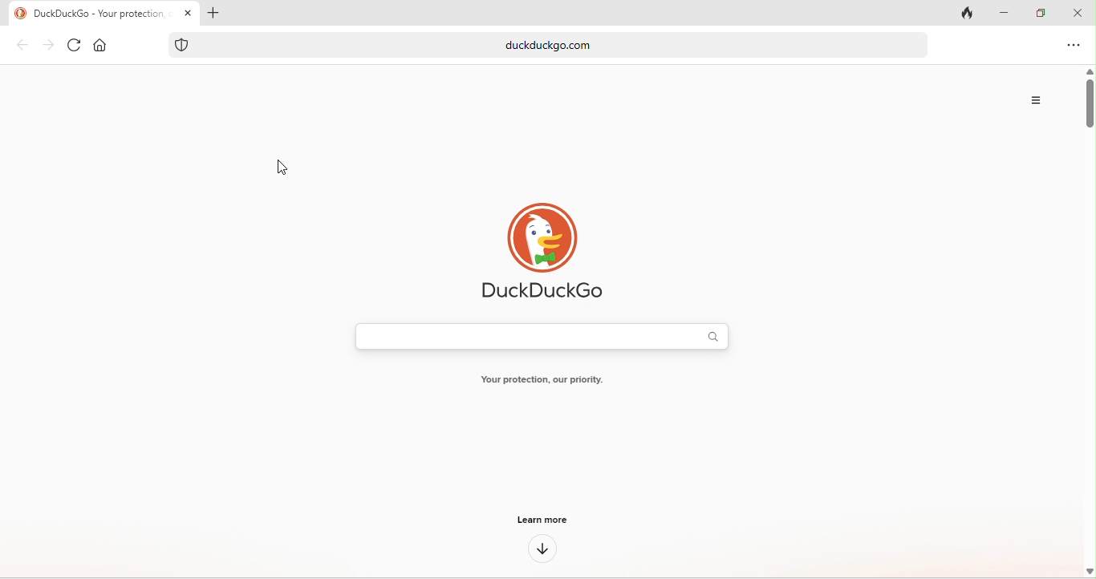  Describe the element at coordinates (99, 14) in the screenshot. I see `@ DuckDuckGo - Your protection ` at that location.